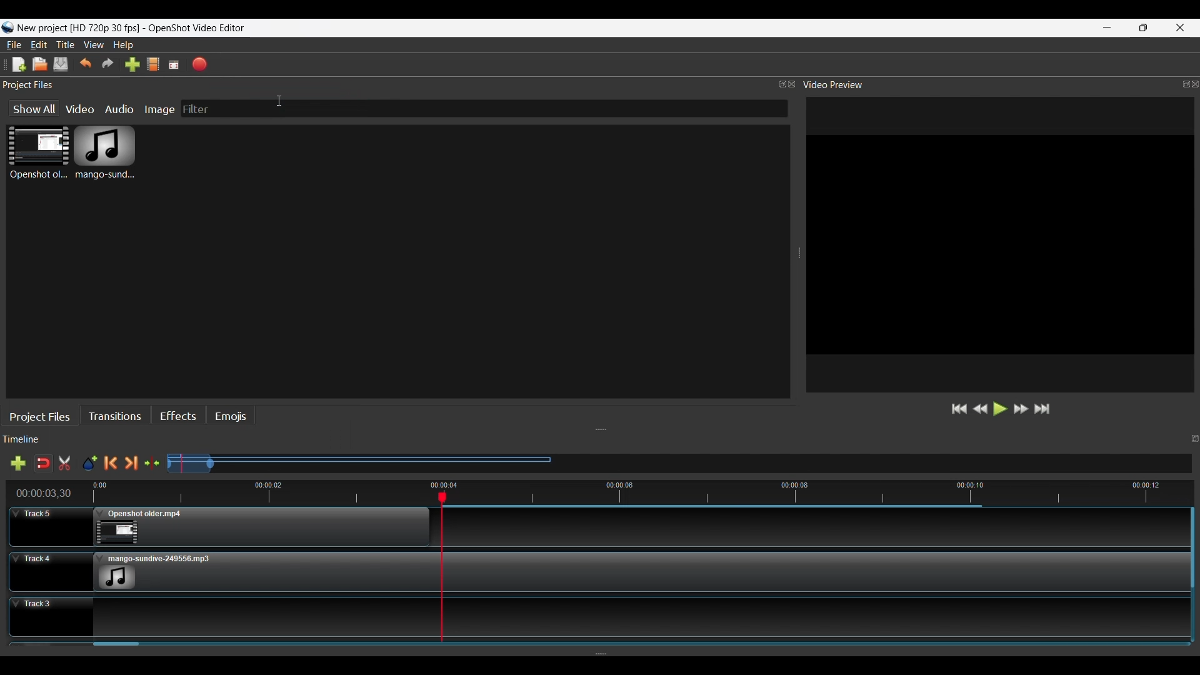 The width and height of the screenshot is (1200, 675). What do you see at coordinates (816, 616) in the screenshot?
I see `track 3` at bounding box center [816, 616].